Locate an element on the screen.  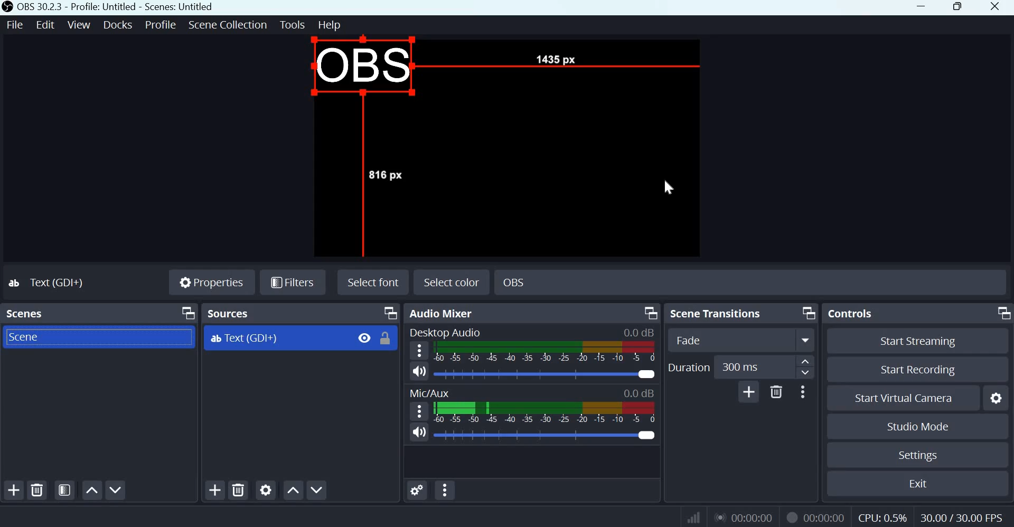
Connection Status Indicator is located at coordinates (694, 516).